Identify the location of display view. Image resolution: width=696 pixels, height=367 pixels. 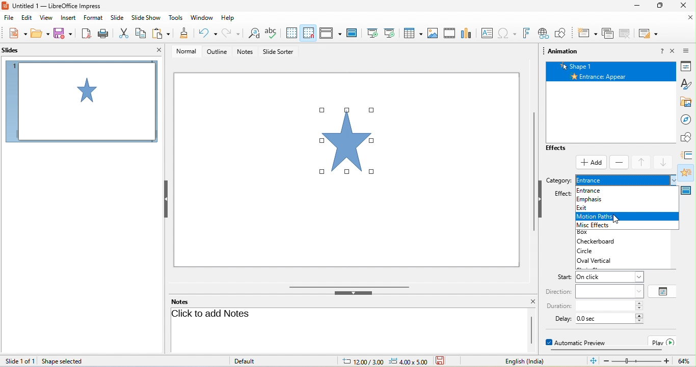
(329, 33).